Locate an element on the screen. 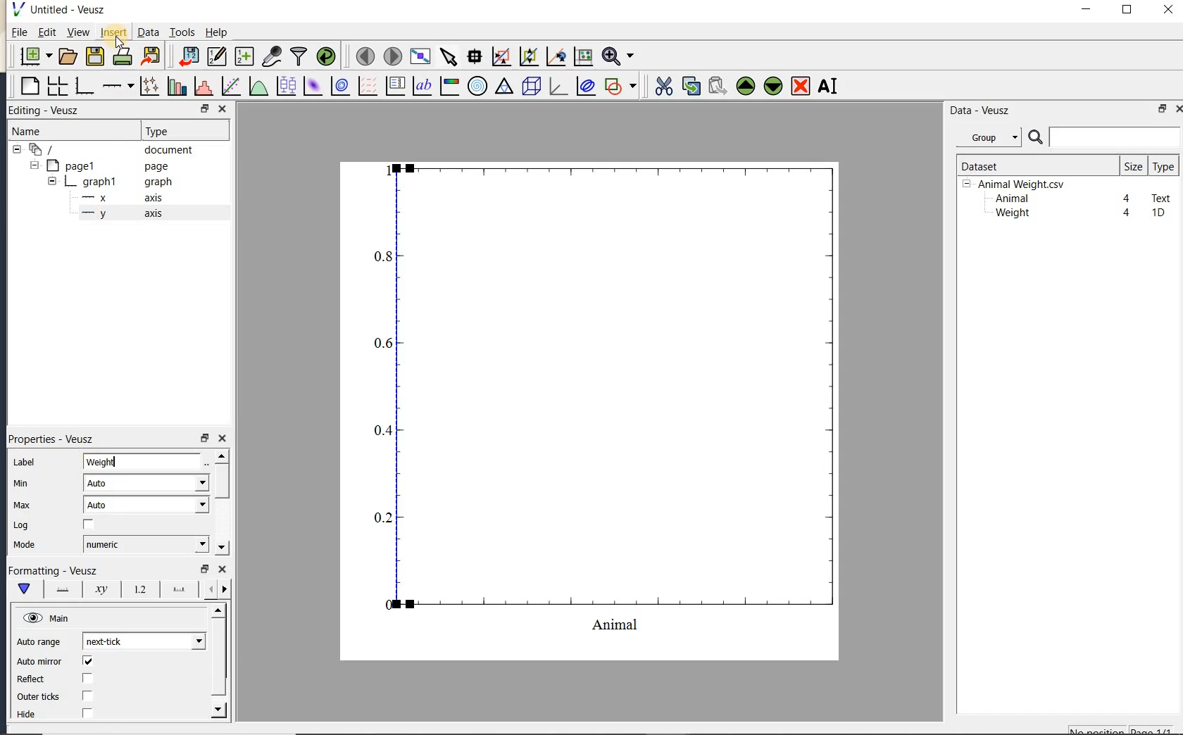 Image resolution: width=1183 pixels, height=735 pixels. Auto mirror is located at coordinates (37, 662).